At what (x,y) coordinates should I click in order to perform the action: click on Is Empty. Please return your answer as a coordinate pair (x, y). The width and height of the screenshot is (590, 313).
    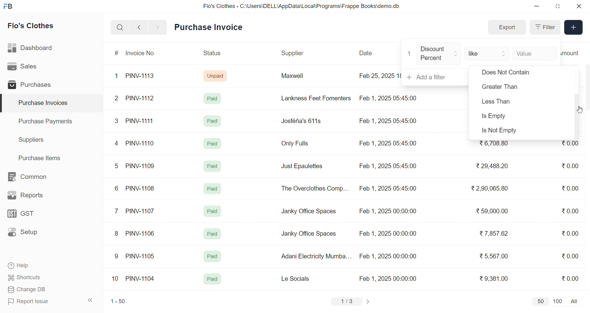
    Looking at the image, I should click on (505, 118).